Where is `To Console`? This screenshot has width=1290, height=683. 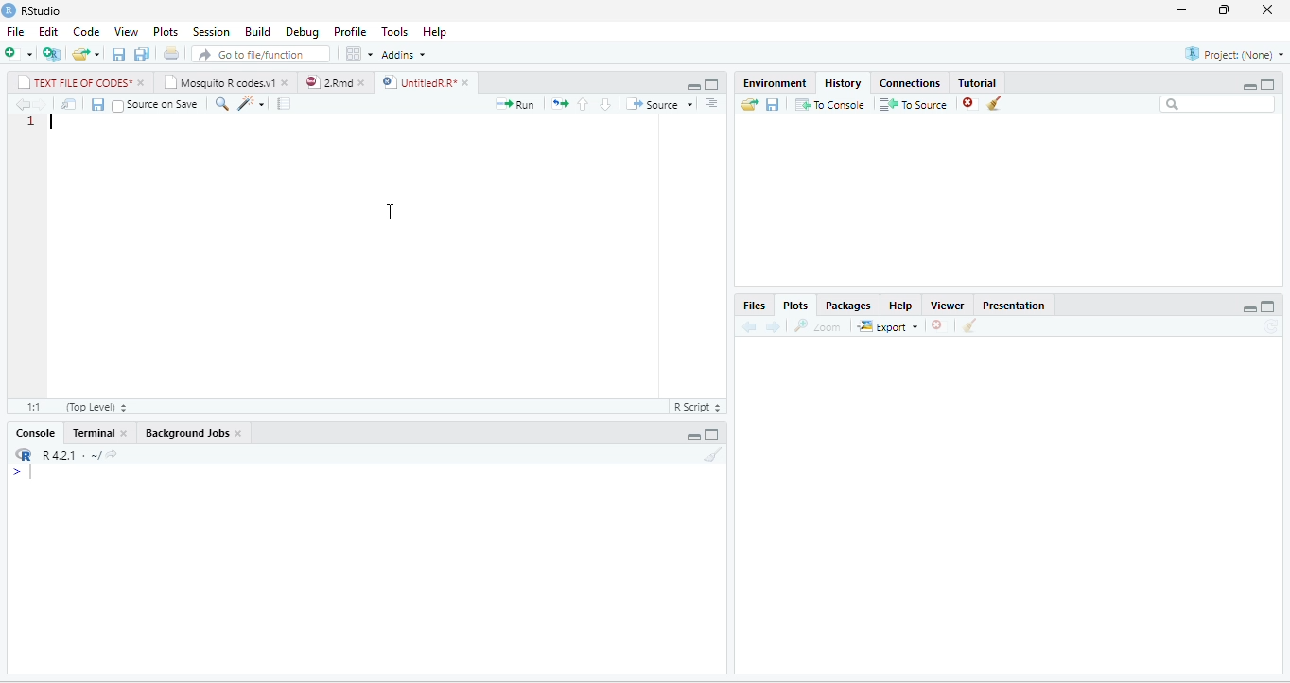
To Console is located at coordinates (829, 104).